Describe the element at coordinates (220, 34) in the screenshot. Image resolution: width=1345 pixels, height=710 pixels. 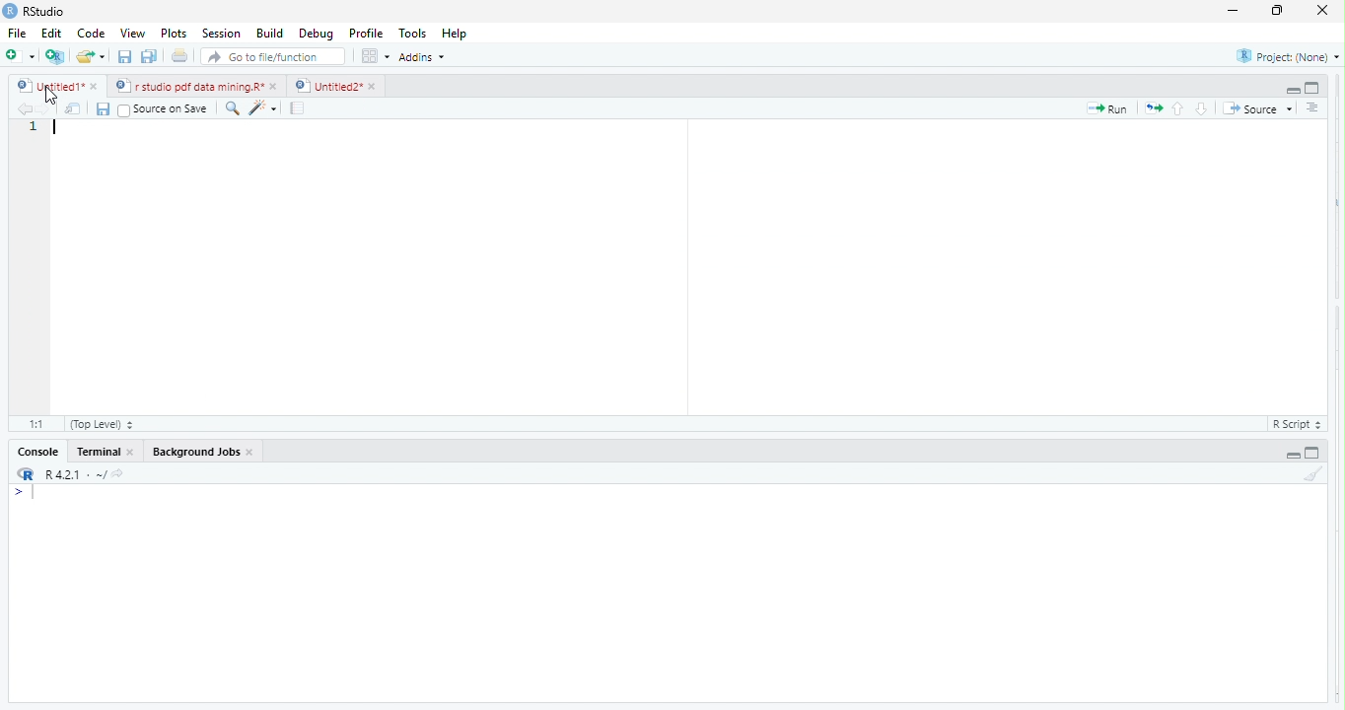
I see `‘Session` at that location.